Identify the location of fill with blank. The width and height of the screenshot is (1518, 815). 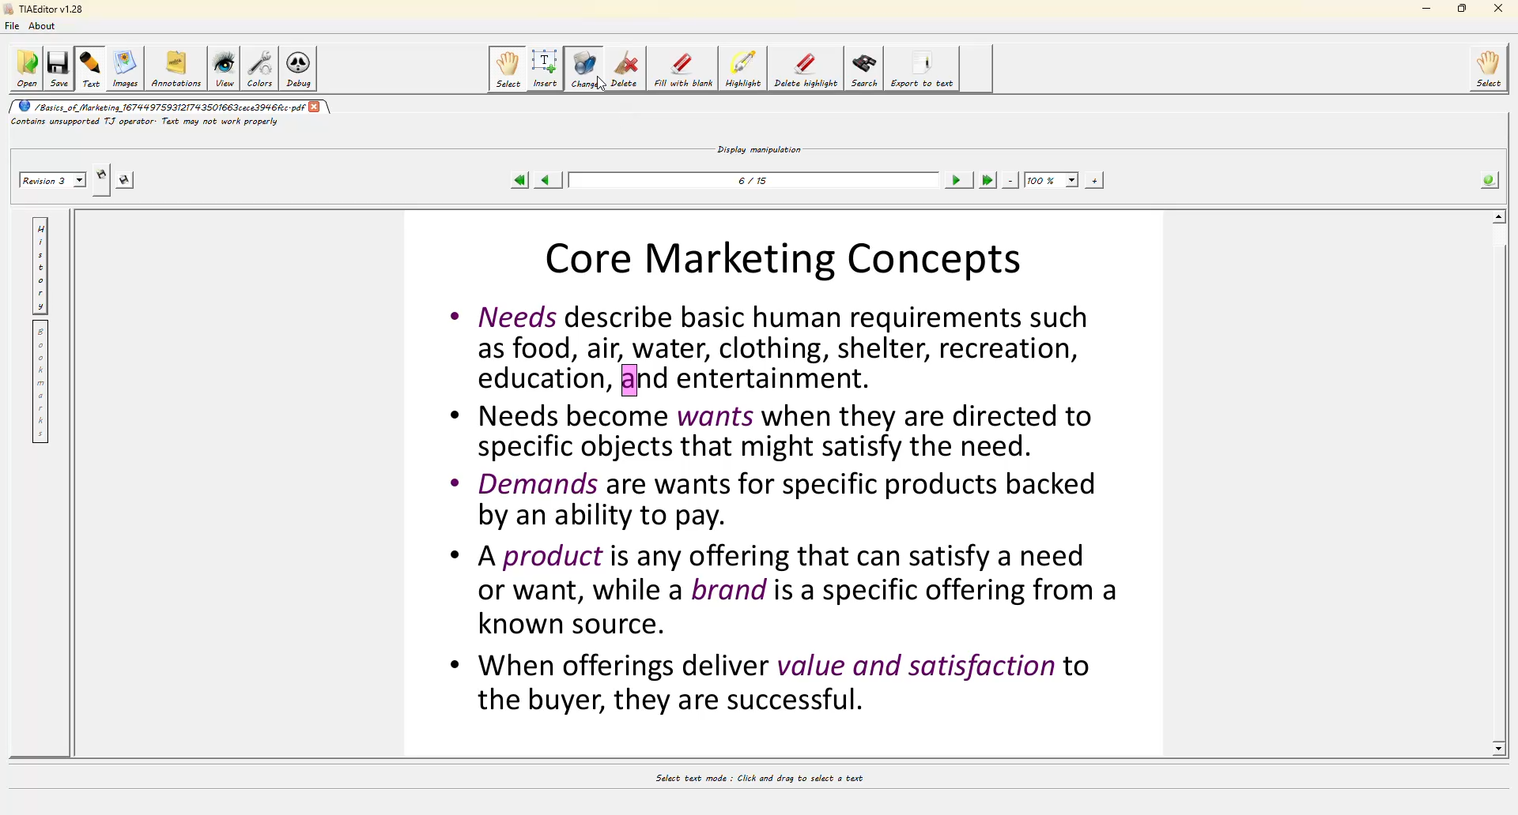
(681, 71).